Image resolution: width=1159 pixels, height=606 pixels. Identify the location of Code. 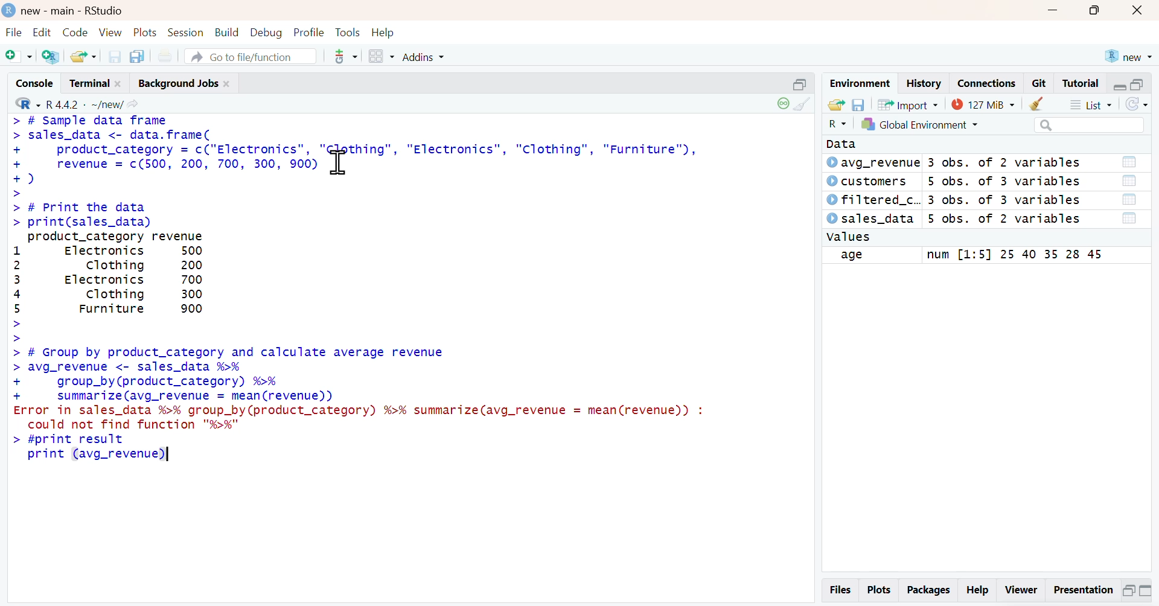
(75, 33).